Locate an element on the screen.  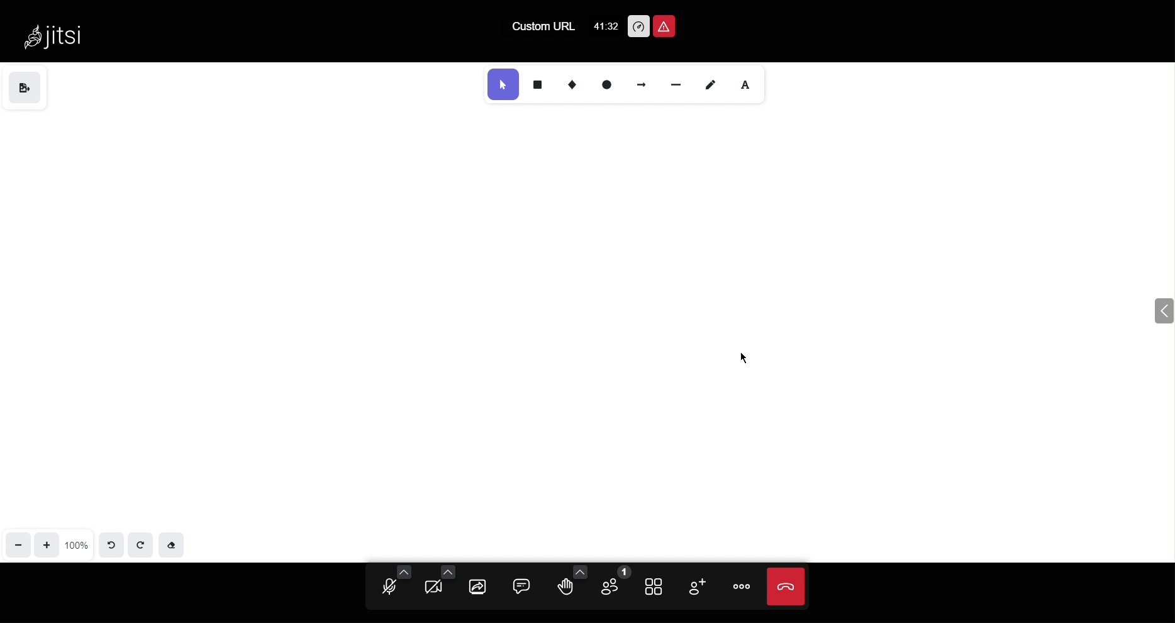
Raise Hand is located at coordinates (569, 584).